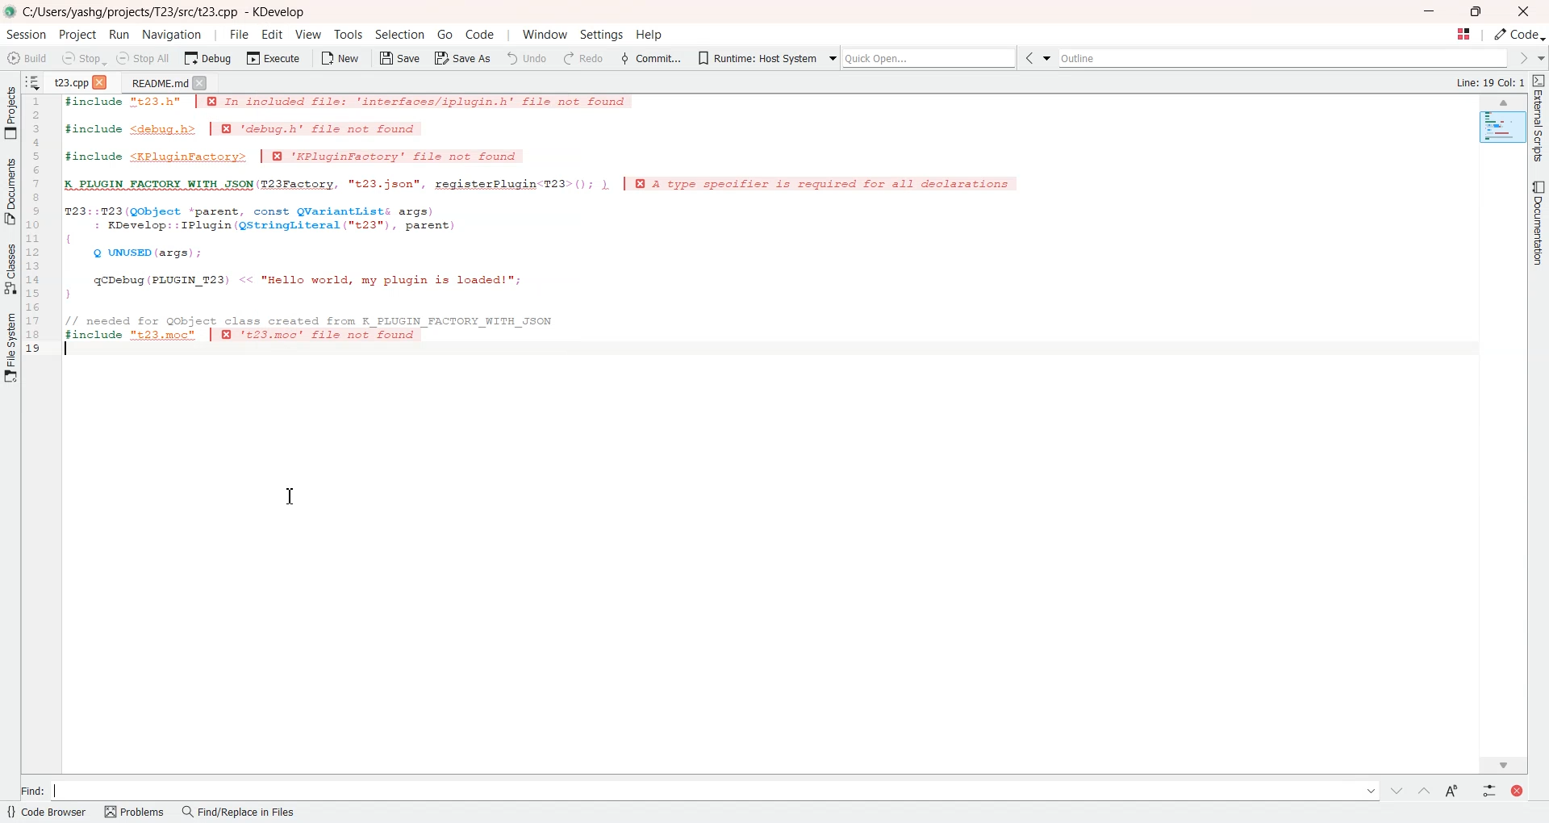 The height and width of the screenshot is (823, 1549). I want to click on Debug, so click(207, 58).